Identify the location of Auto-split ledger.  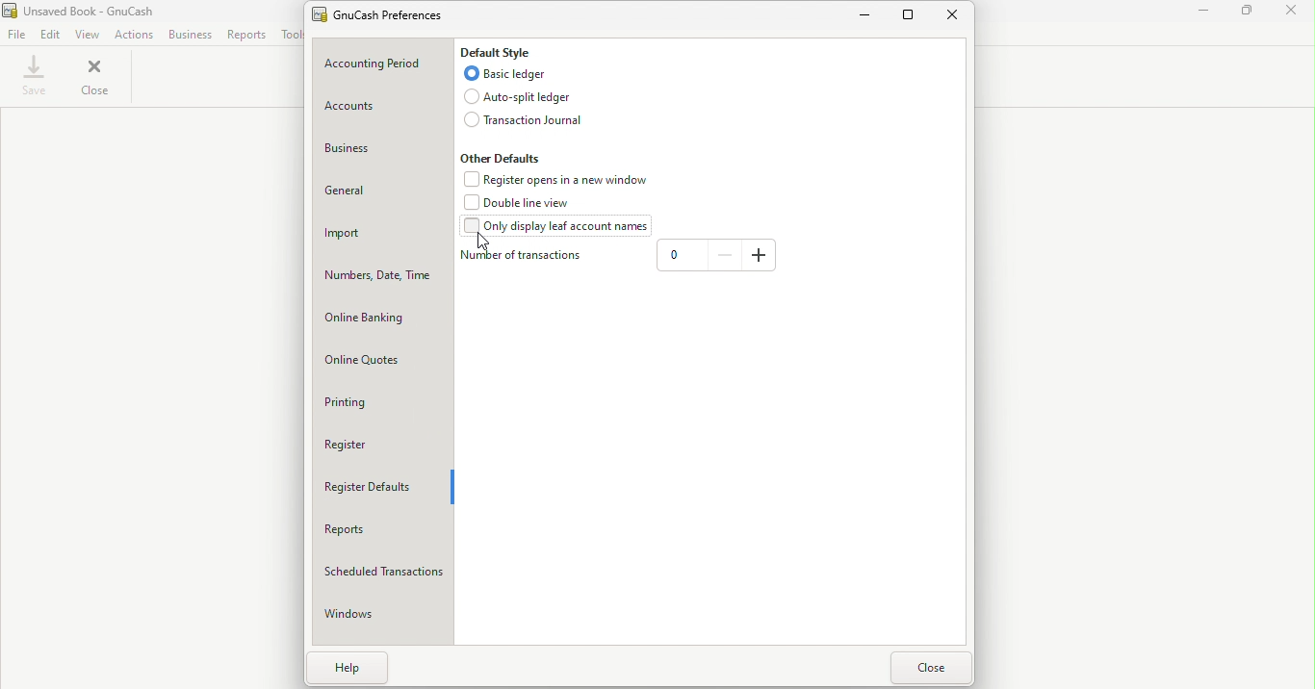
(525, 96).